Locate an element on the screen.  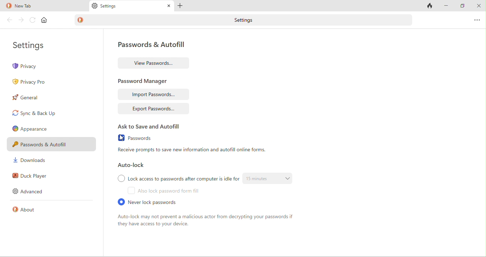
downloads is located at coordinates (31, 161).